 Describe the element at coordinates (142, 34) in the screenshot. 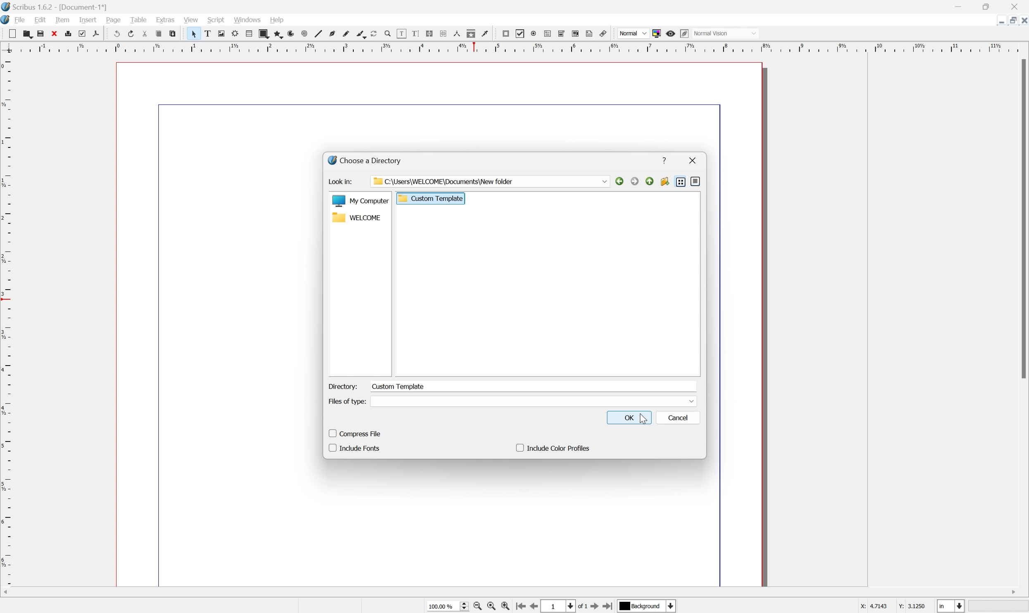

I see `cut` at that location.